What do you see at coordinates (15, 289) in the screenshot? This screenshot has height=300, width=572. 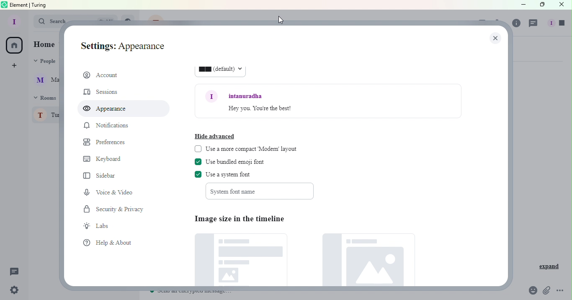 I see `Settings` at bounding box center [15, 289].